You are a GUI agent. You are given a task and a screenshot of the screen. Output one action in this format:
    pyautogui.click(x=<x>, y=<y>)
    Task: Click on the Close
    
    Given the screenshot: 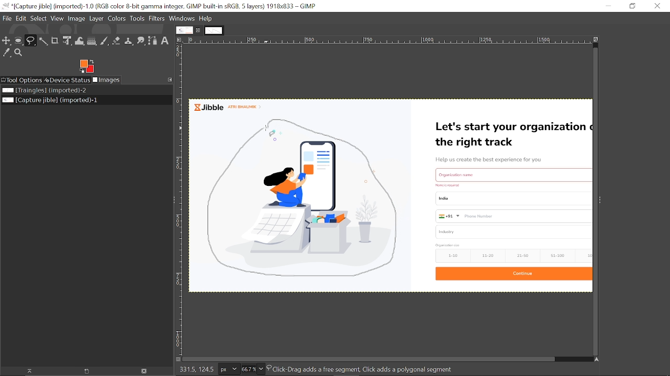 What is the action you would take?
    pyautogui.click(x=658, y=7)
    